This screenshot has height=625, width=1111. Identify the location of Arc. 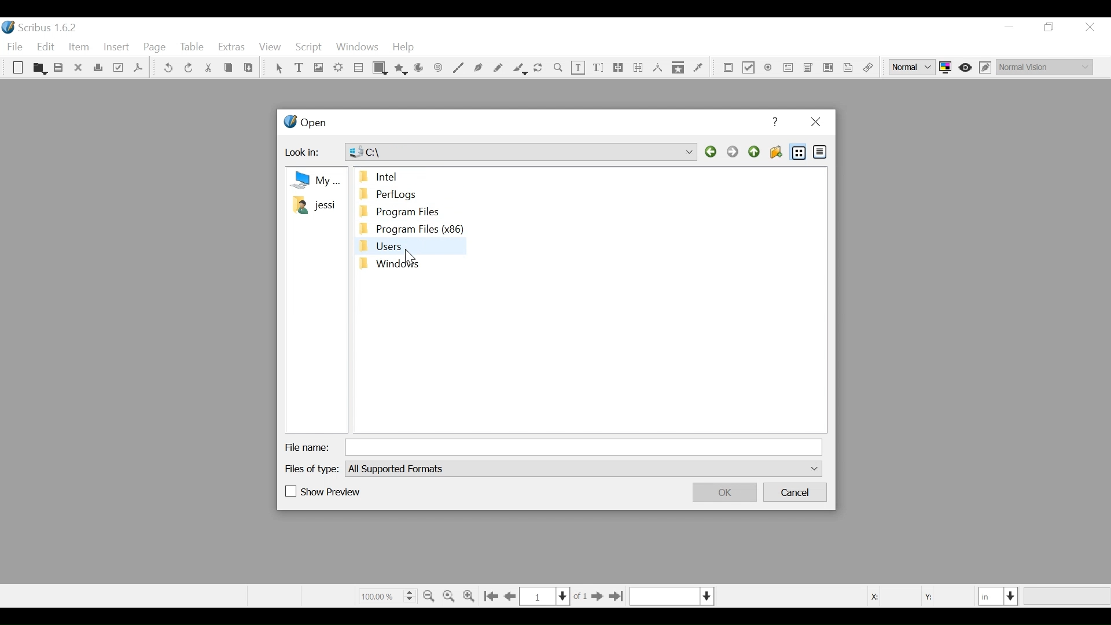
(419, 69).